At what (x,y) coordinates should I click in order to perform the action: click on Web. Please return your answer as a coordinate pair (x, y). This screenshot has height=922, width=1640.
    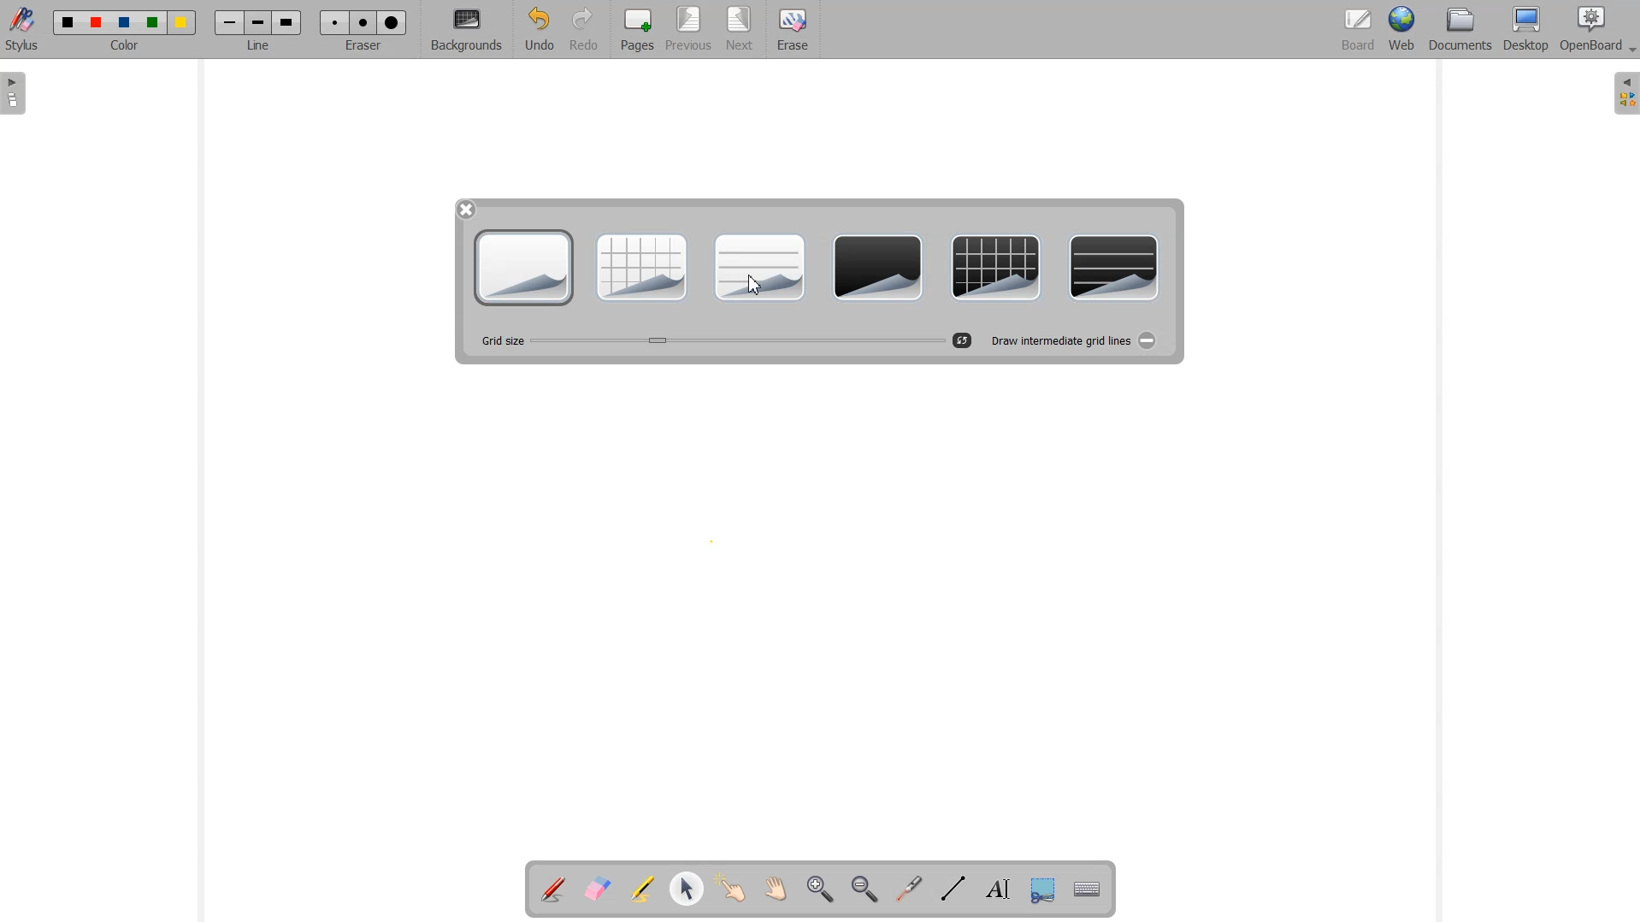
    Looking at the image, I should click on (1403, 30).